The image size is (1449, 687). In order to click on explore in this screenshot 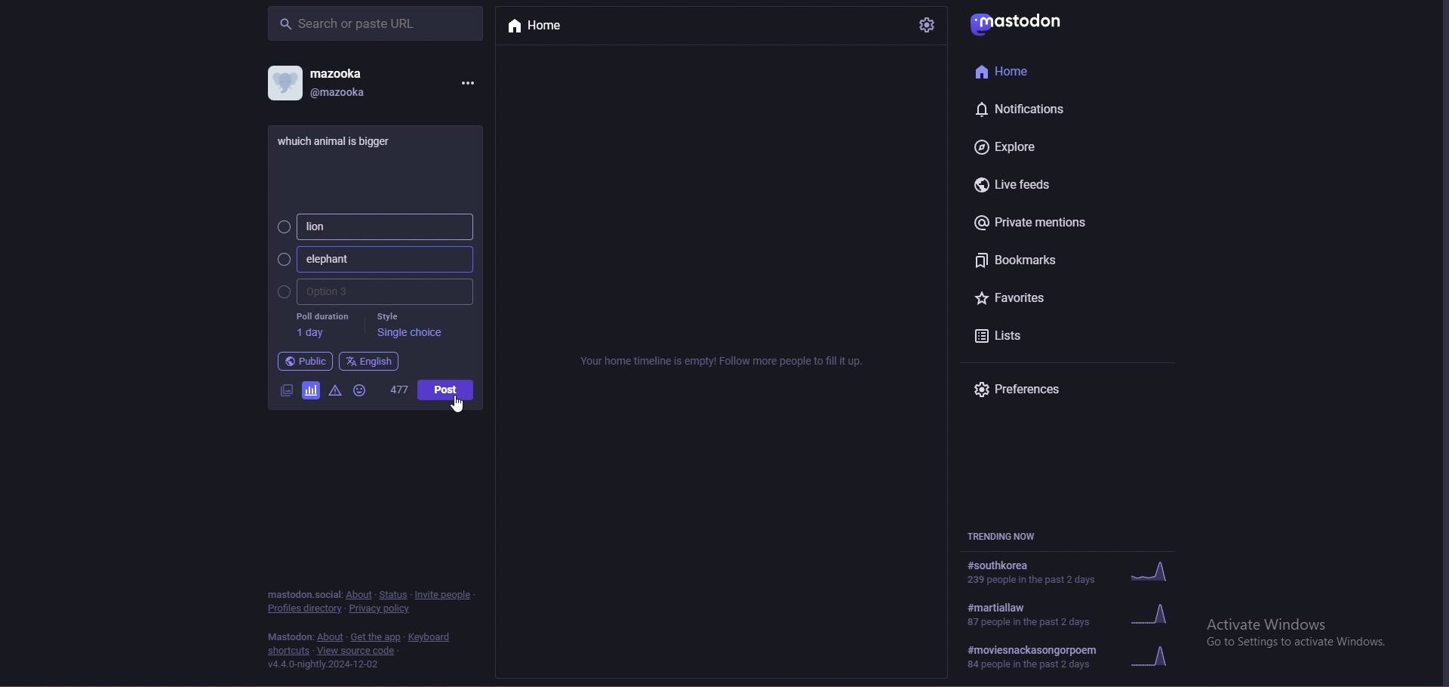, I will do `click(1027, 146)`.